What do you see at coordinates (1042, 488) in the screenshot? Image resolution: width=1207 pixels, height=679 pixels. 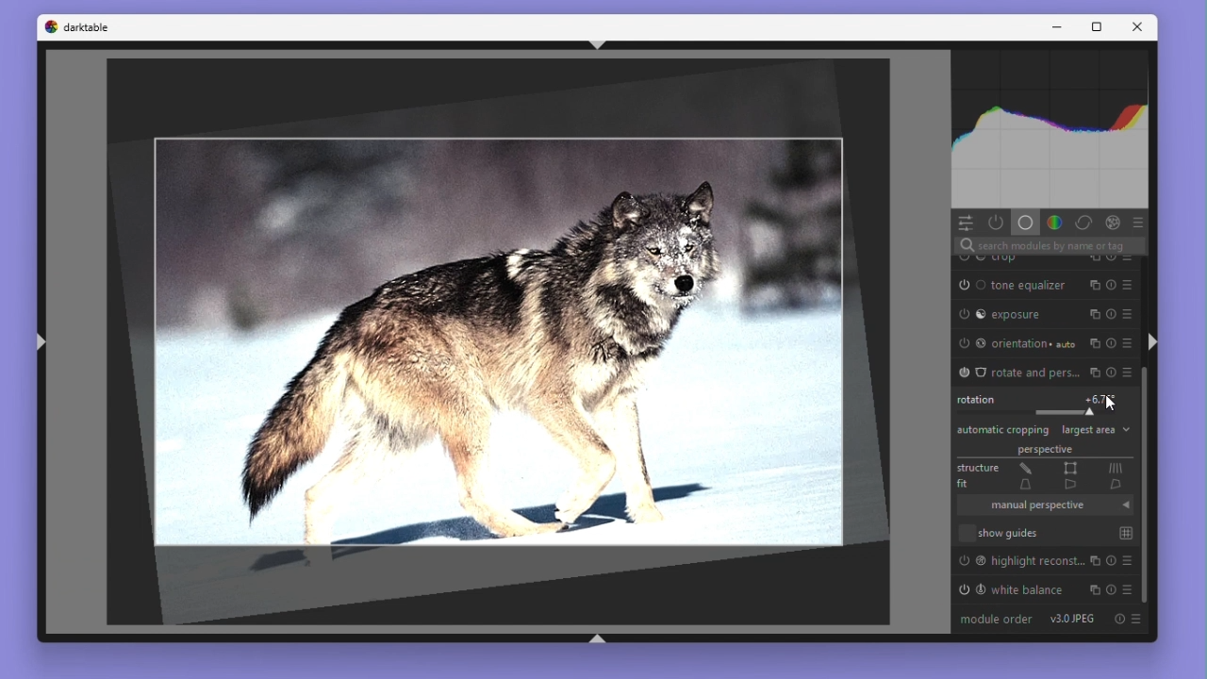 I see `Fit ` at bounding box center [1042, 488].